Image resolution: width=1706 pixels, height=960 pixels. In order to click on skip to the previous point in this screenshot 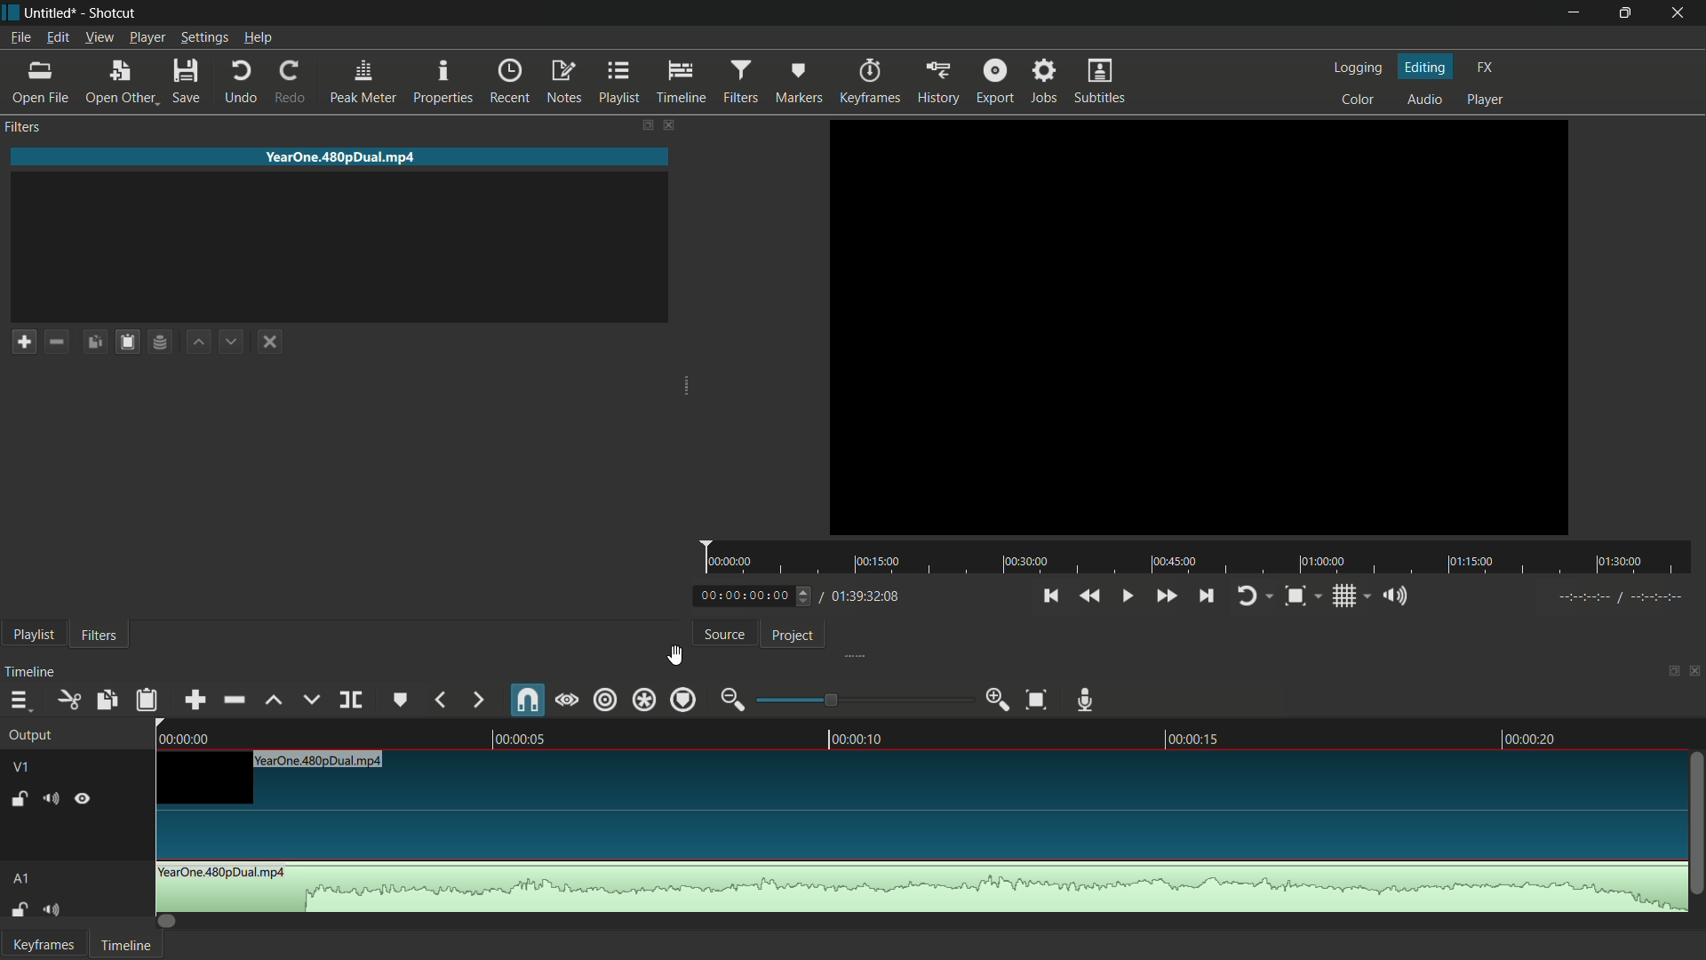, I will do `click(1051, 596)`.